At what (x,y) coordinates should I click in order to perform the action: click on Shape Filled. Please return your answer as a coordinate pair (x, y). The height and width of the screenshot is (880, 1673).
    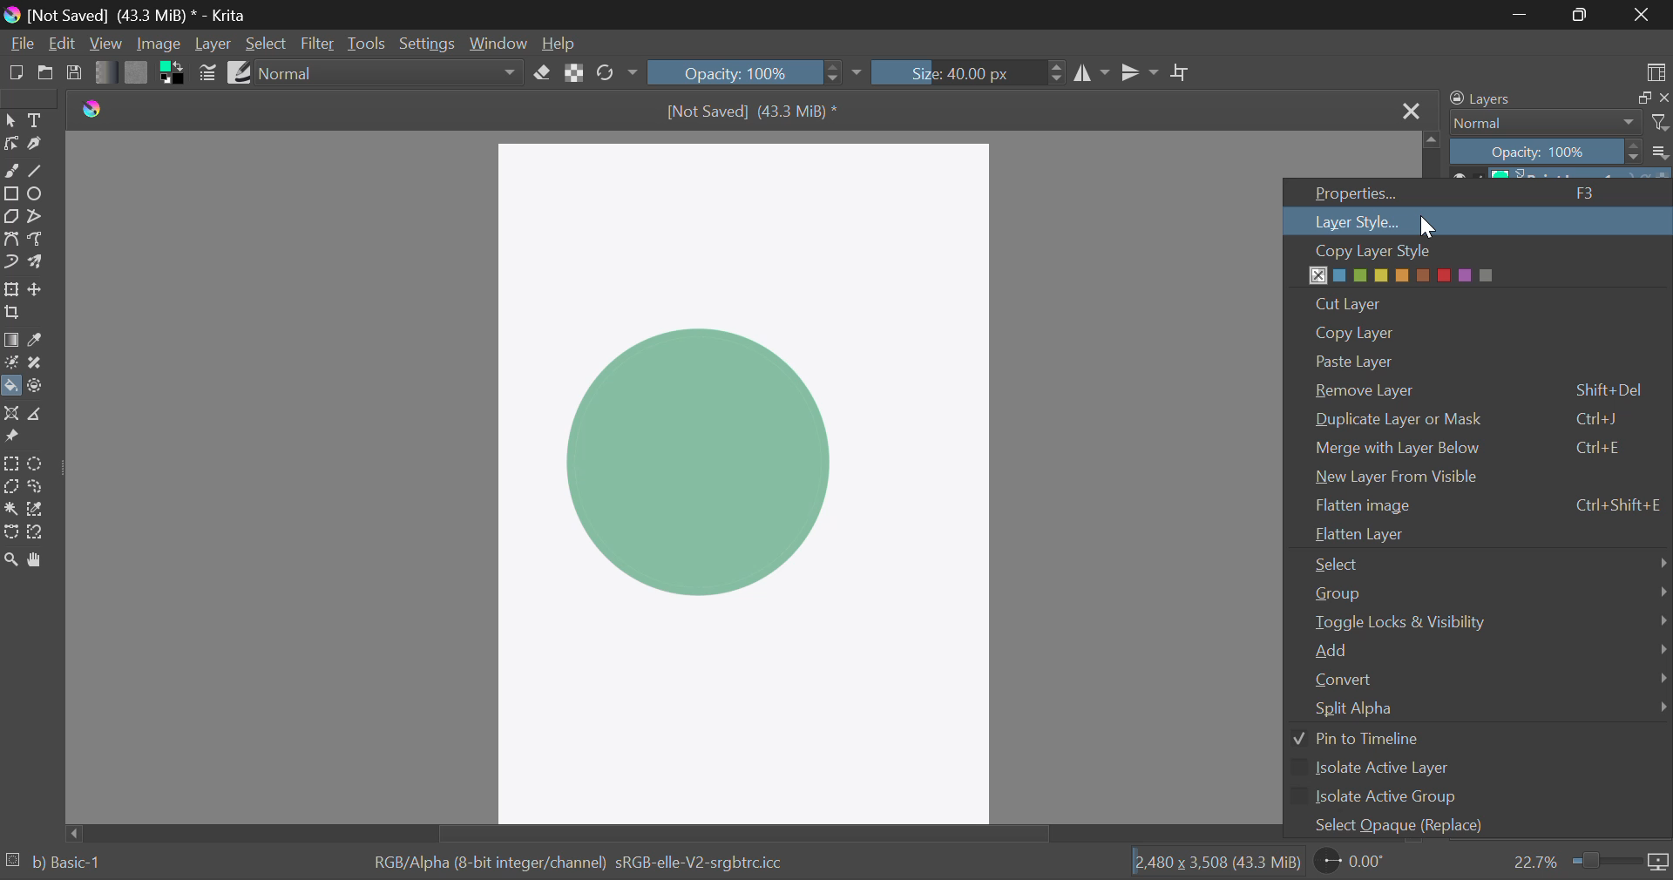
    Looking at the image, I should click on (706, 464).